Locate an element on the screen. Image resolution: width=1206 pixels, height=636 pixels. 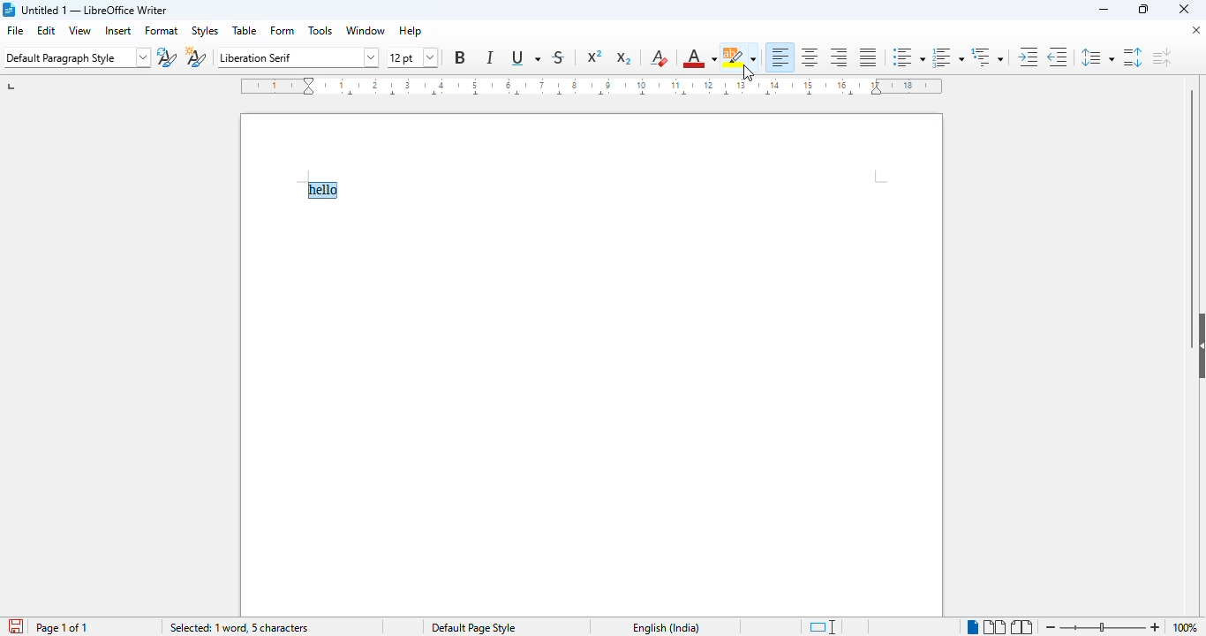
untitled 1 — LibreOffice Writer is located at coordinates (97, 11).